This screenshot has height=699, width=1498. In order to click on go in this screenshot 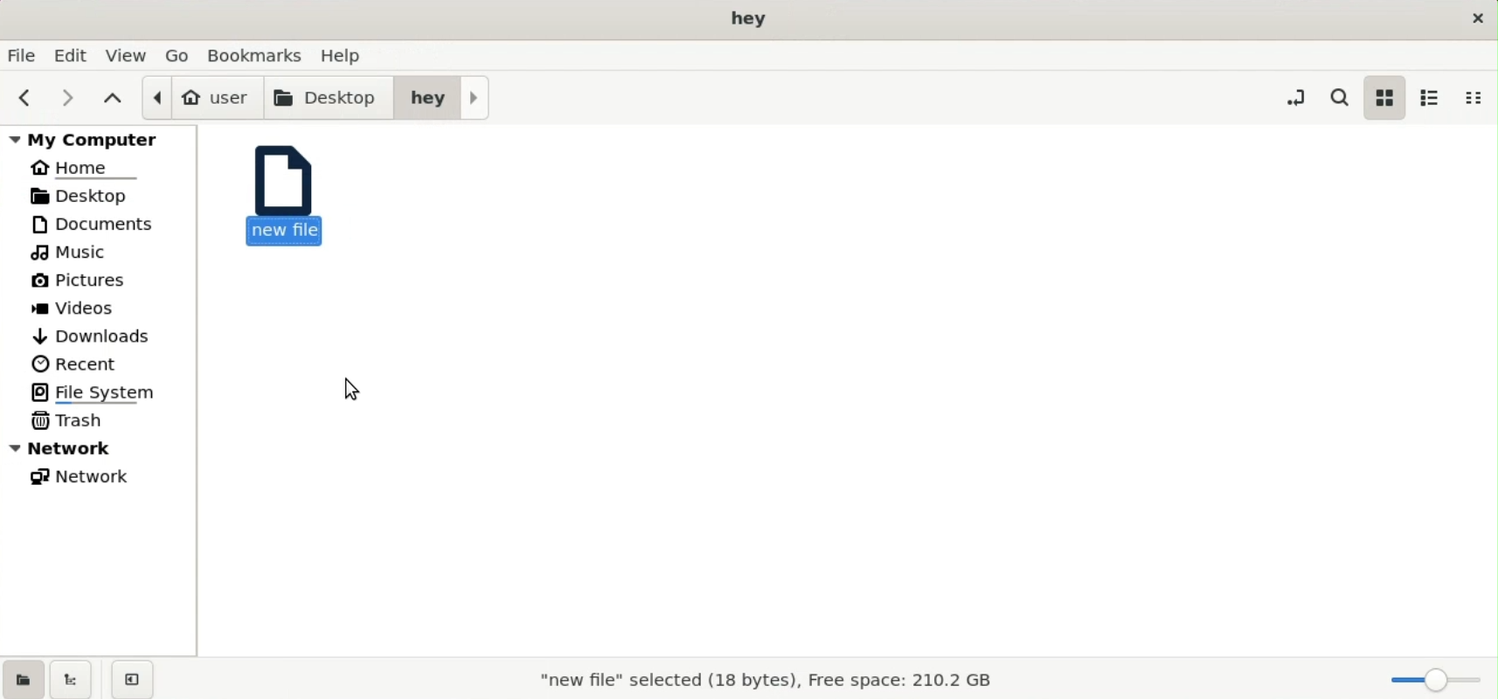, I will do `click(179, 54)`.